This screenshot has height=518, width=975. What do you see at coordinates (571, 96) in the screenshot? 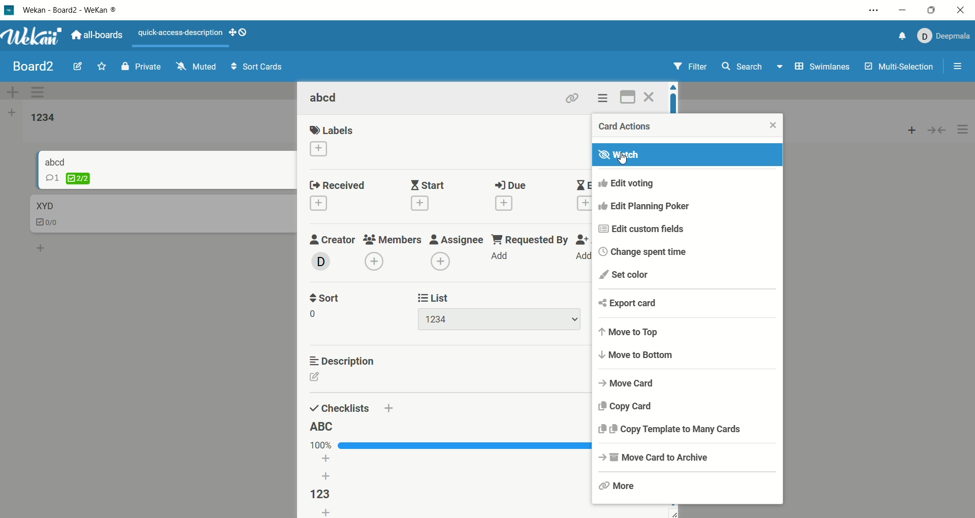
I see `link` at bounding box center [571, 96].